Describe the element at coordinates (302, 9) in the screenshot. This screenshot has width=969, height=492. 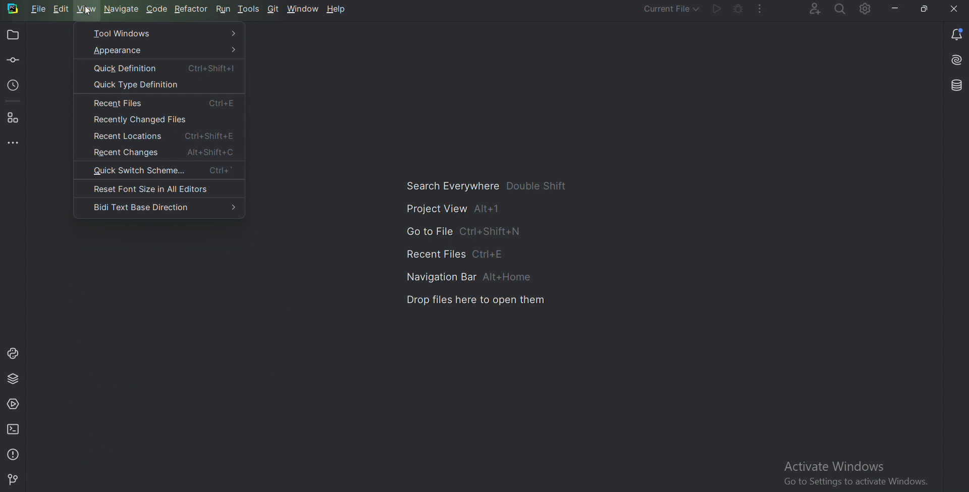
I see `window` at that location.